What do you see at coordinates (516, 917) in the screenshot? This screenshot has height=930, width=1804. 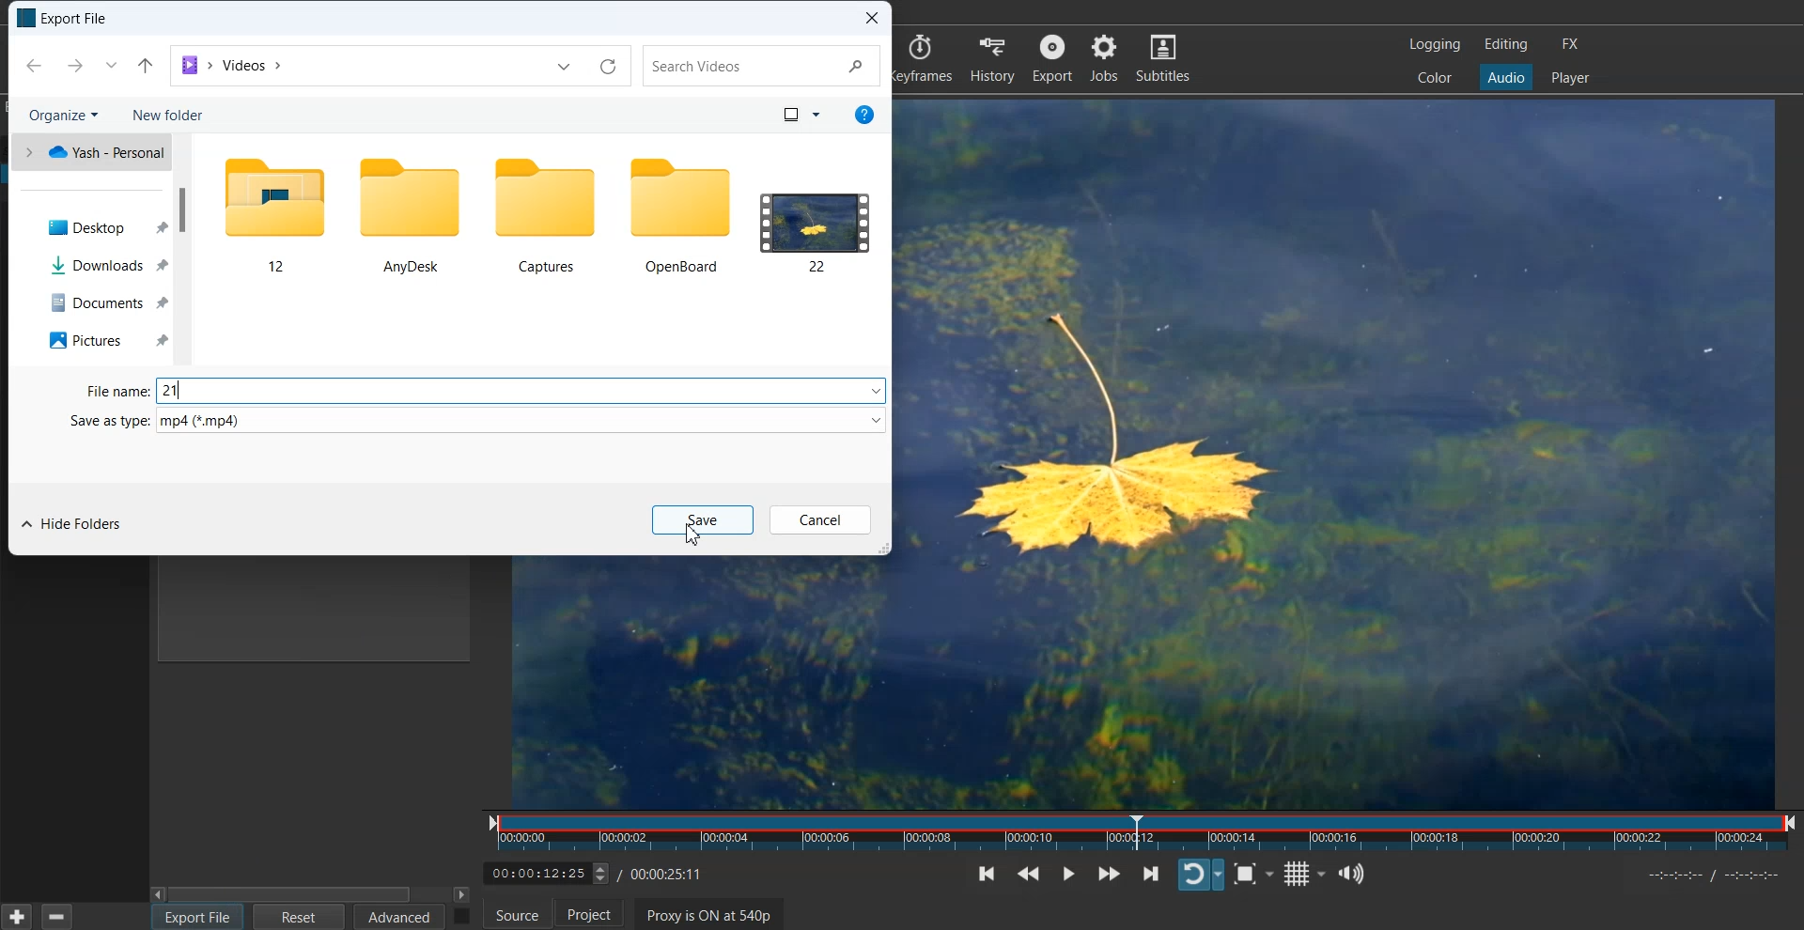 I see `Source` at bounding box center [516, 917].